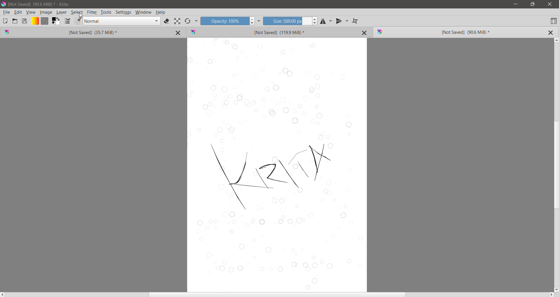 The height and width of the screenshot is (297, 559). Describe the element at coordinates (550, 33) in the screenshot. I see `Close Tab` at that location.